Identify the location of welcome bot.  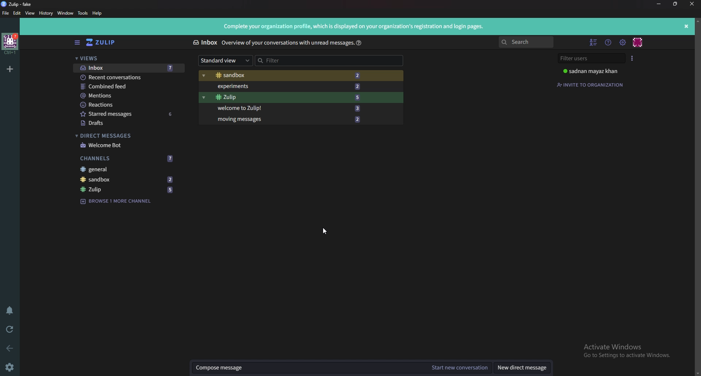
(129, 145).